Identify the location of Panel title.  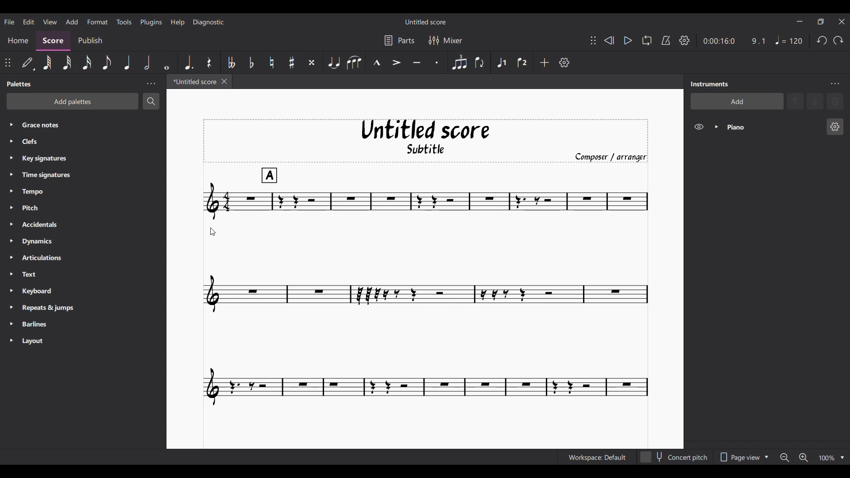
(711, 84).